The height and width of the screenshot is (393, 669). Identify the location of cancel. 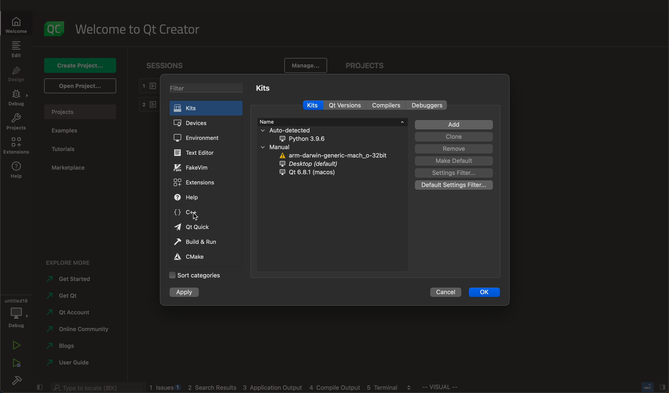
(446, 291).